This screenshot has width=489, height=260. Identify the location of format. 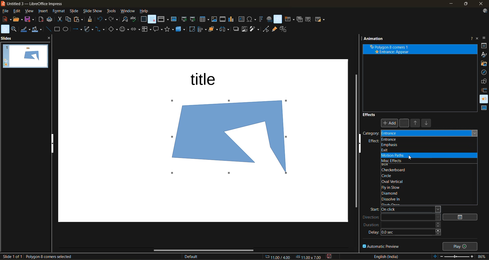
(58, 11).